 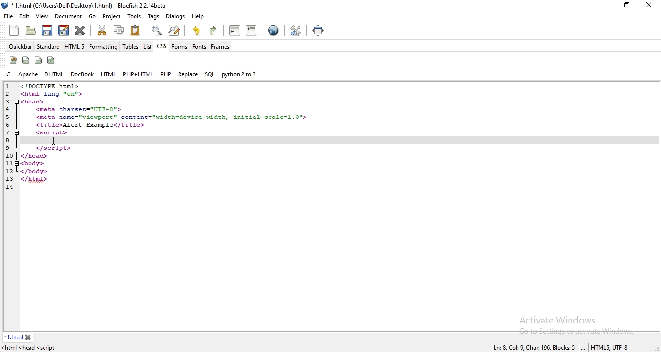 What do you see at coordinates (35, 156) in the screenshot?
I see `</head>` at bounding box center [35, 156].